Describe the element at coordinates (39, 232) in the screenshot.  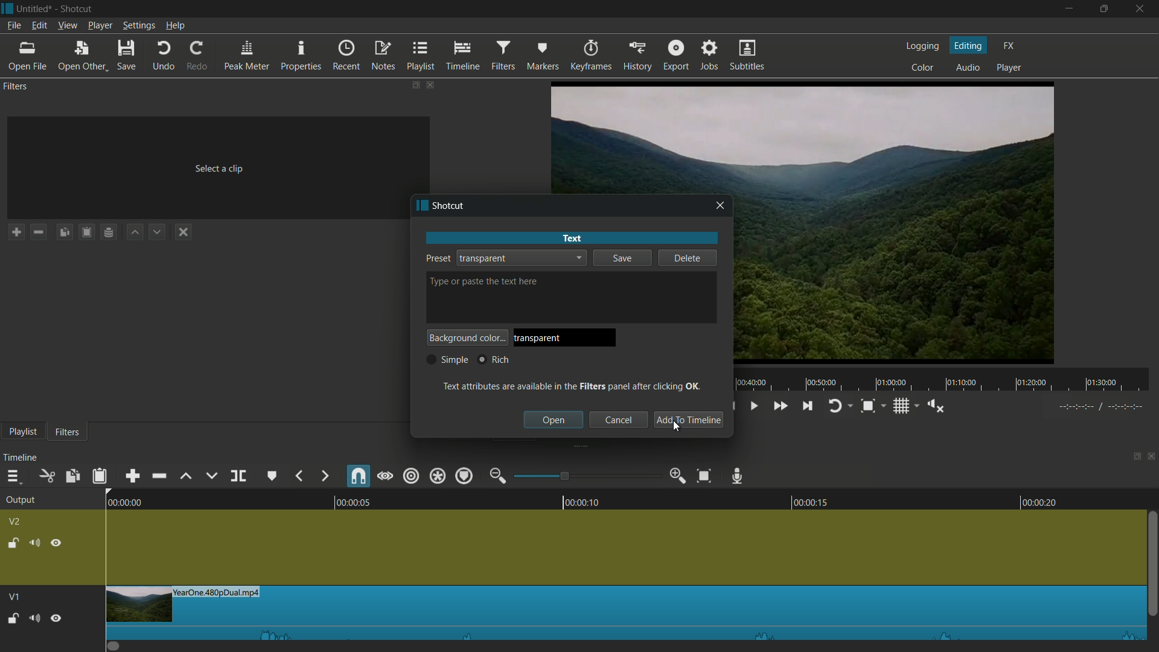
I see `remove a filter` at that location.